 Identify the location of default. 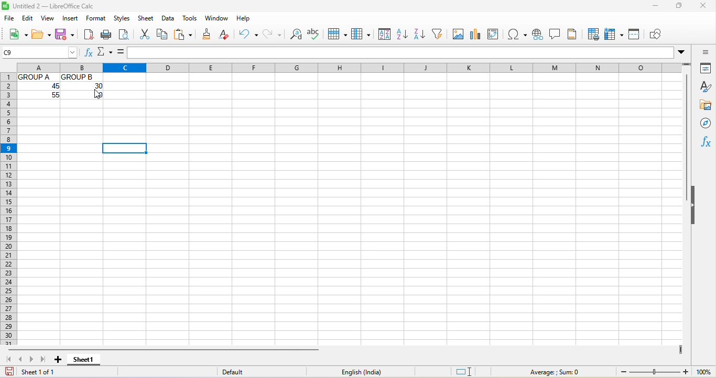
(246, 371).